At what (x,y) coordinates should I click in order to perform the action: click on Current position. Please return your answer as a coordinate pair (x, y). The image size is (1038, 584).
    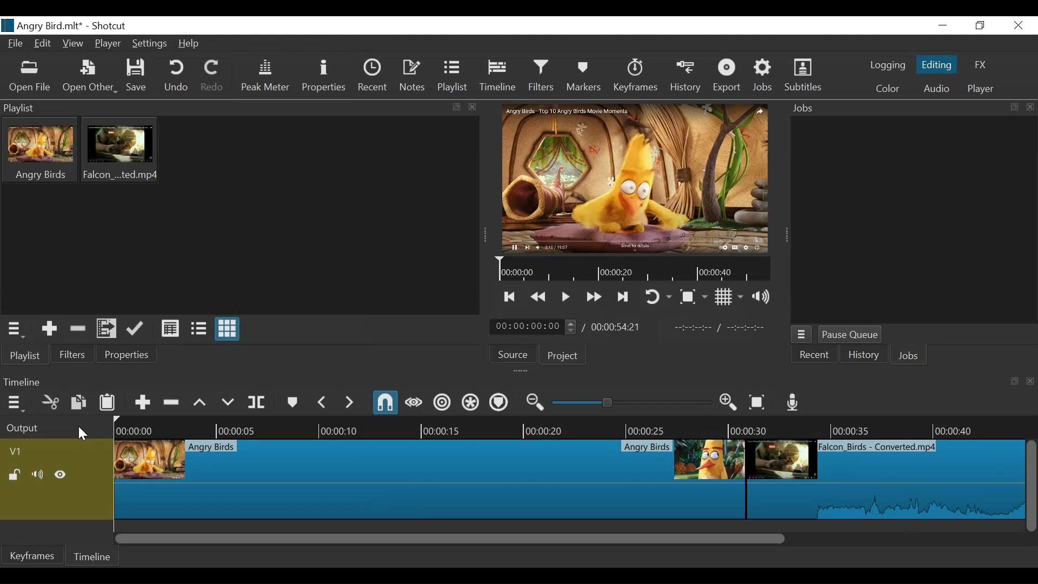
    Looking at the image, I should click on (533, 327).